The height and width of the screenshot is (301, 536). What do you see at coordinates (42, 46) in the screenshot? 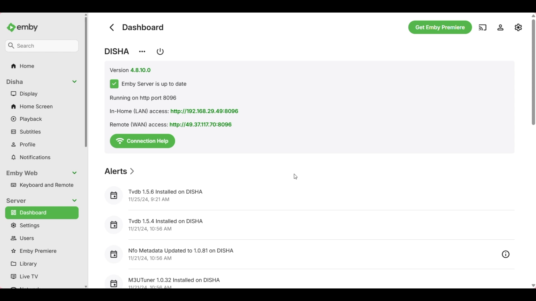
I see `Search box` at bounding box center [42, 46].